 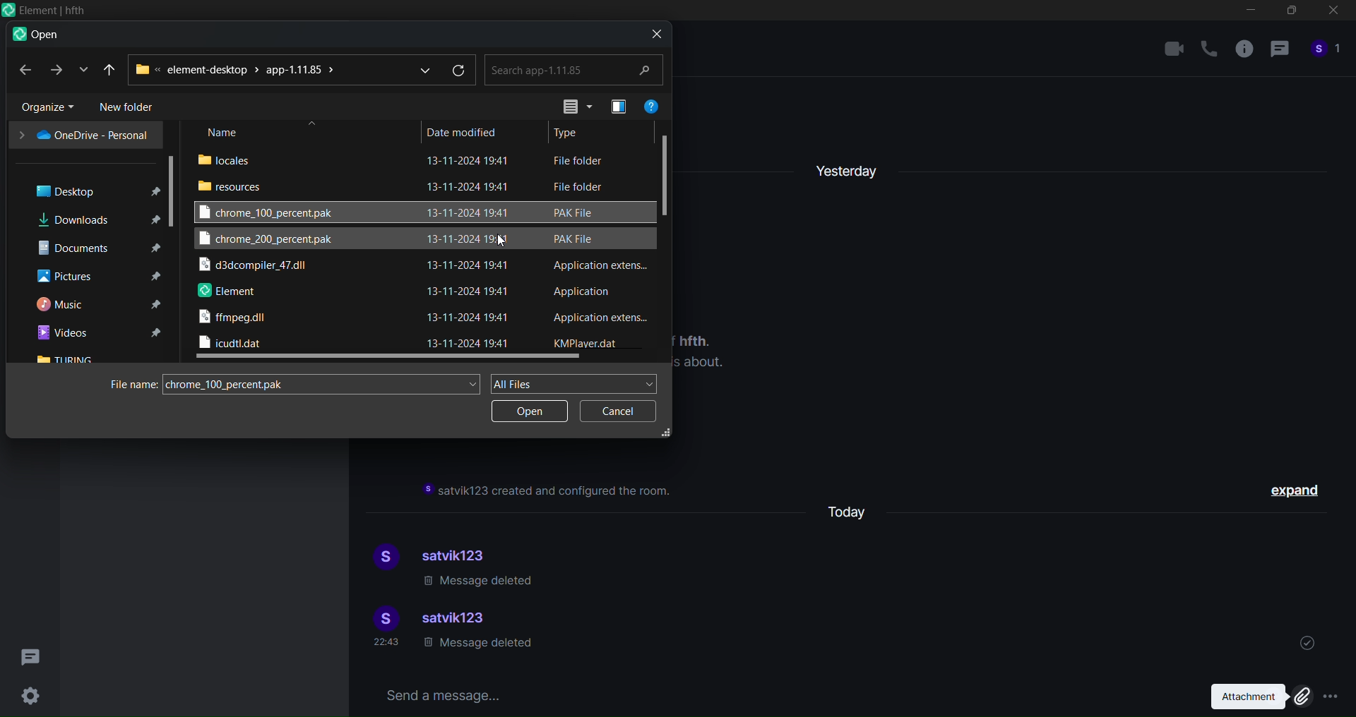 I want to click on attachment, so click(x=1256, y=697).